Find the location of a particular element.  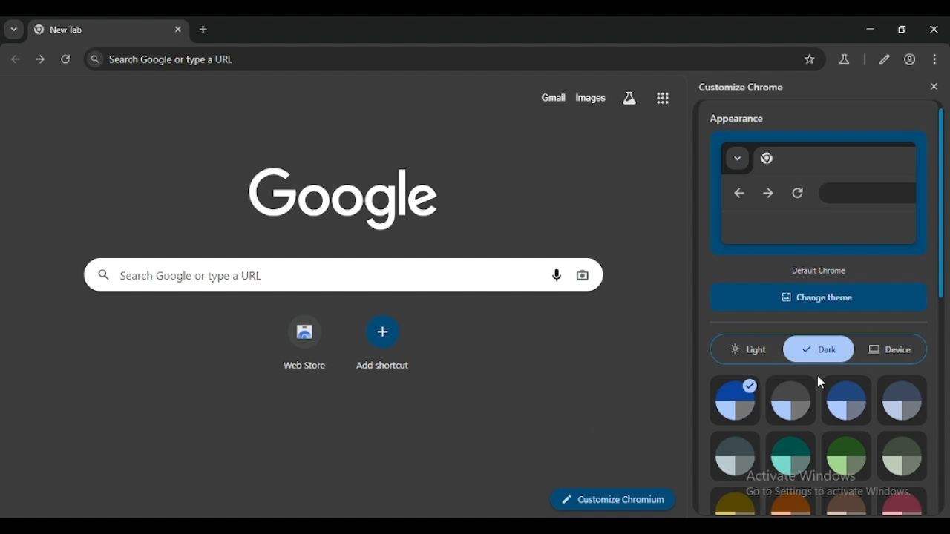

chrome labs is located at coordinates (845, 59).